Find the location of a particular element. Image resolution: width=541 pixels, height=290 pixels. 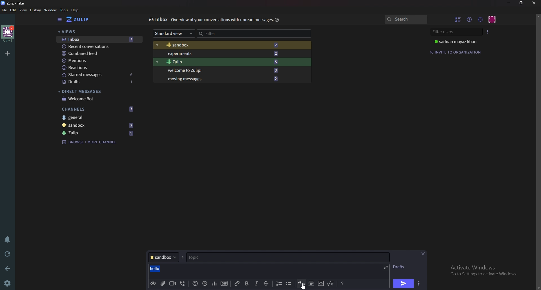

Edit is located at coordinates (13, 10).